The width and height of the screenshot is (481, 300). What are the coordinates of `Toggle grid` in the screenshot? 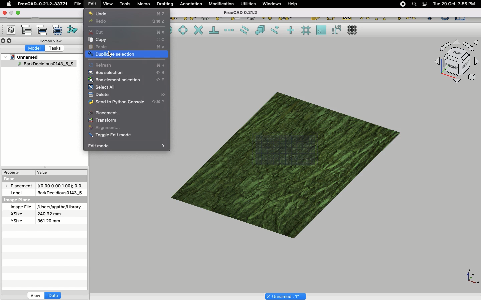 It's located at (353, 30).